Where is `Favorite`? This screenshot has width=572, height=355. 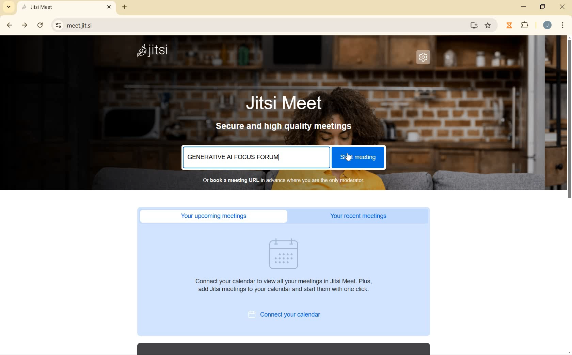 Favorite is located at coordinates (488, 27).